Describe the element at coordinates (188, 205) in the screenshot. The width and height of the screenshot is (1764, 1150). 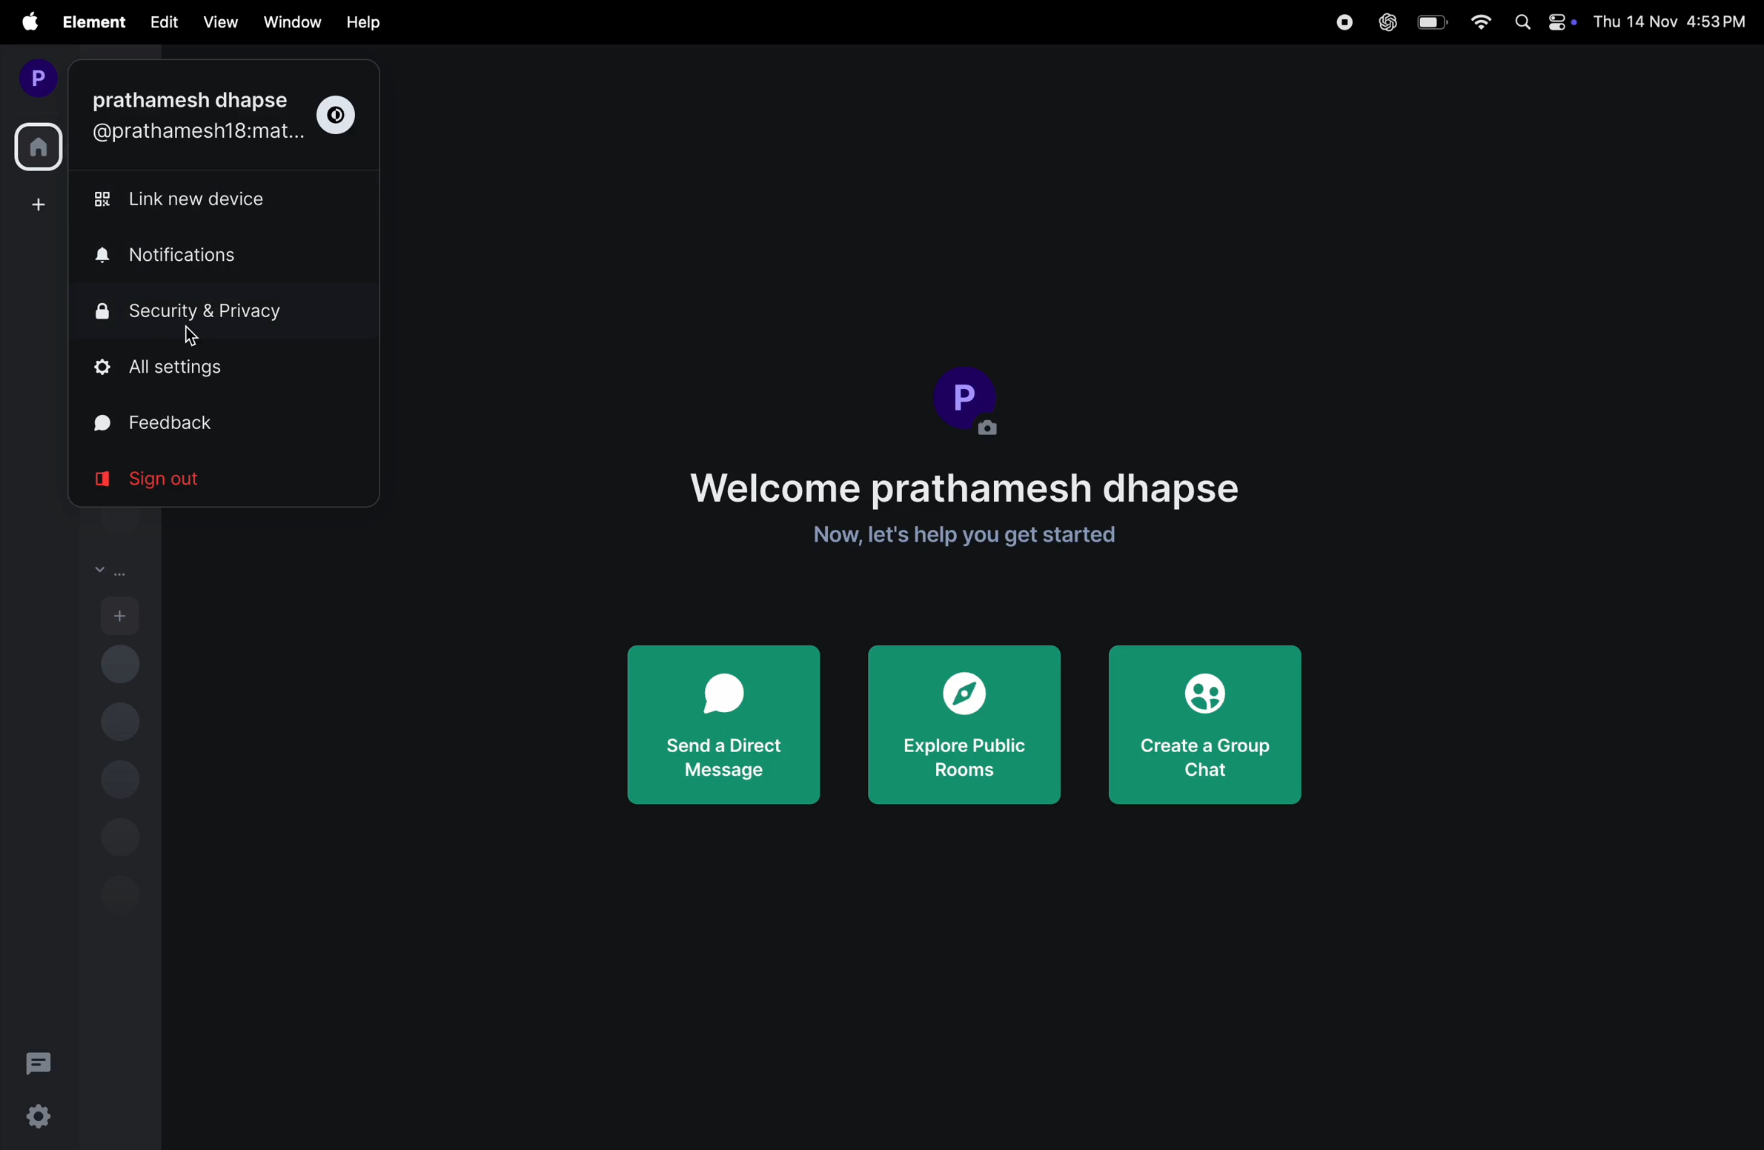
I see `link new device` at that location.